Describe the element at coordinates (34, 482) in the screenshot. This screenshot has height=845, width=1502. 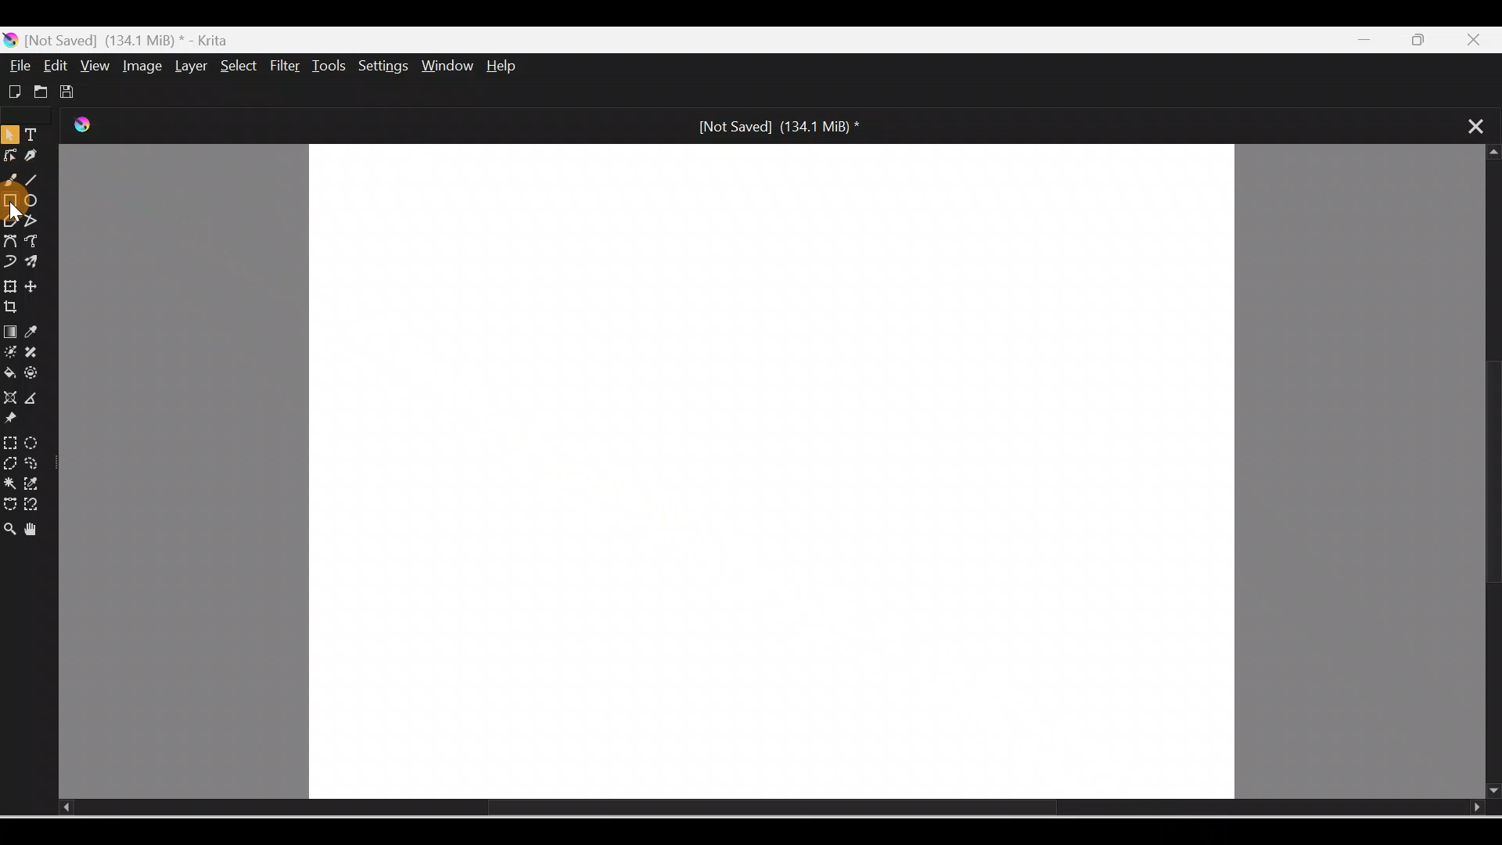
I see `Similar color selection tool` at that location.